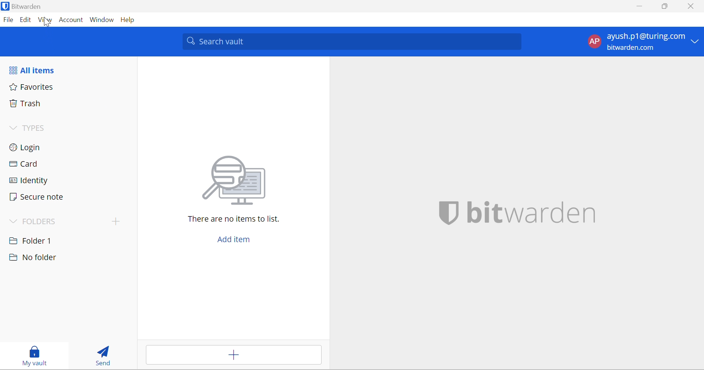 Image resolution: width=704 pixels, height=370 pixels. What do you see at coordinates (534, 213) in the screenshot?
I see `bitwarden` at bounding box center [534, 213].